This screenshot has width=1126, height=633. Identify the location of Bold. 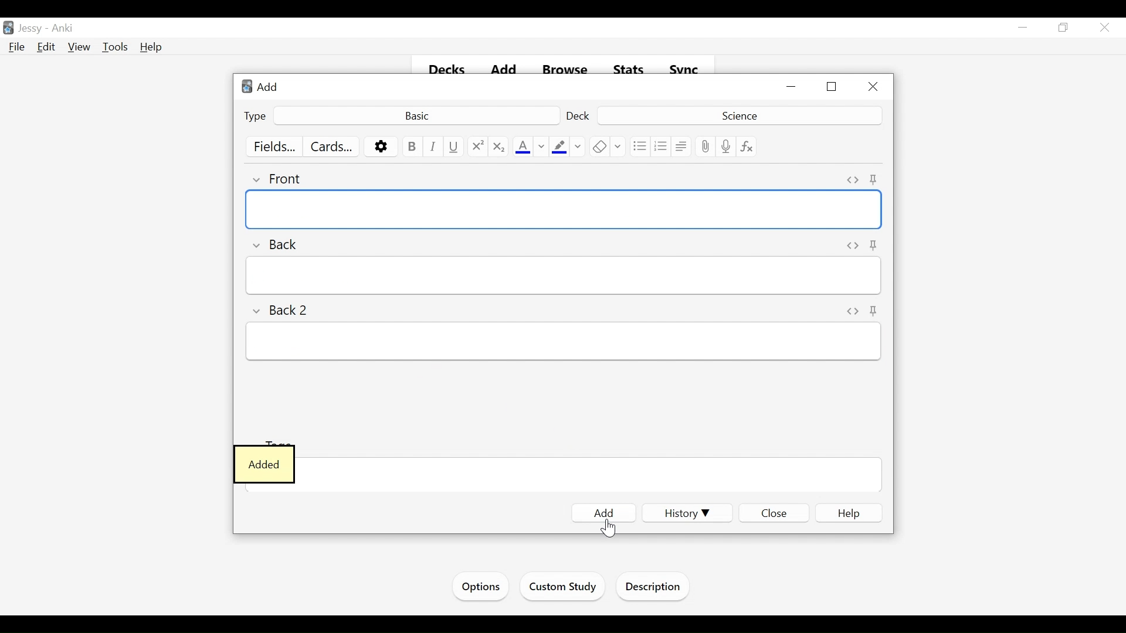
(411, 147).